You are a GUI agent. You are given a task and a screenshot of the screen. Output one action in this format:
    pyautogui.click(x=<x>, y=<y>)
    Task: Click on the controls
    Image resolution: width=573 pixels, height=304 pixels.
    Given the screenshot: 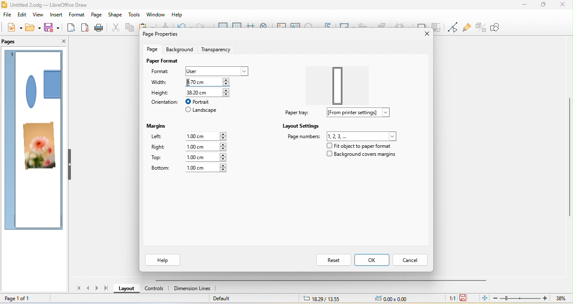 What is the action you would take?
    pyautogui.click(x=152, y=291)
    